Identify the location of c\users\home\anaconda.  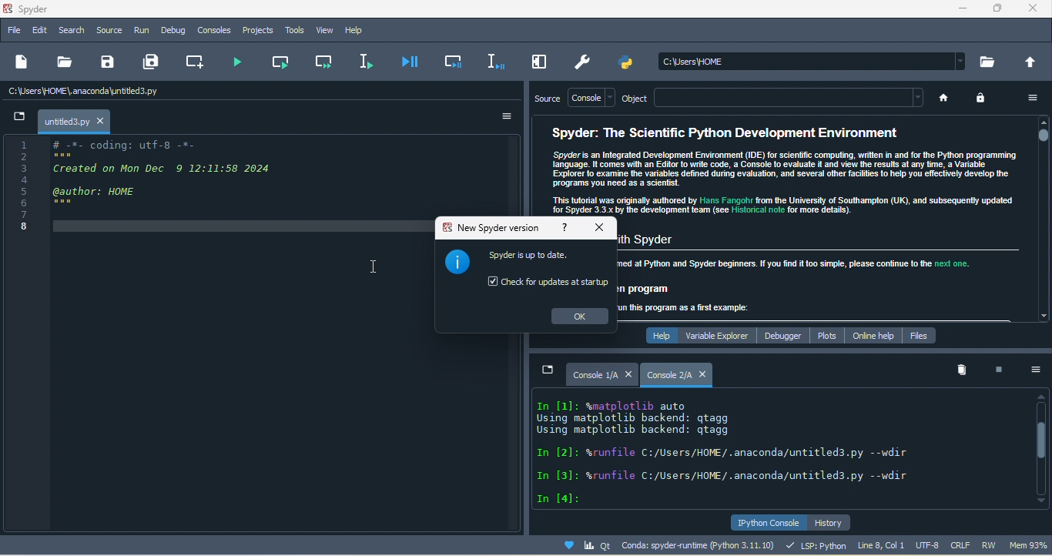
(90, 92).